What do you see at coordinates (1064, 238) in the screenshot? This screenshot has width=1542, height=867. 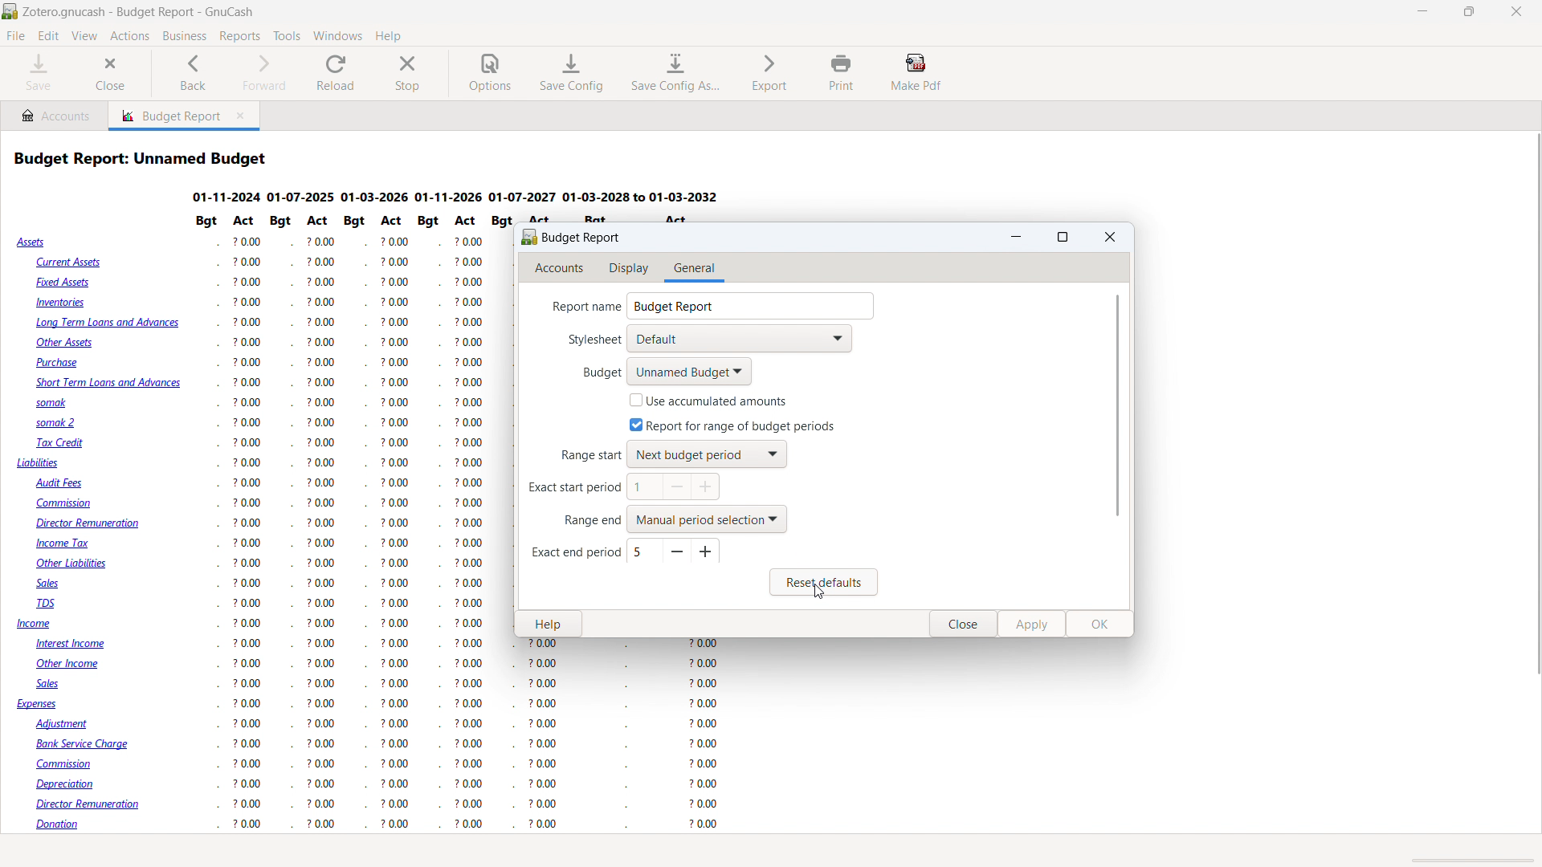 I see `maximize` at bounding box center [1064, 238].